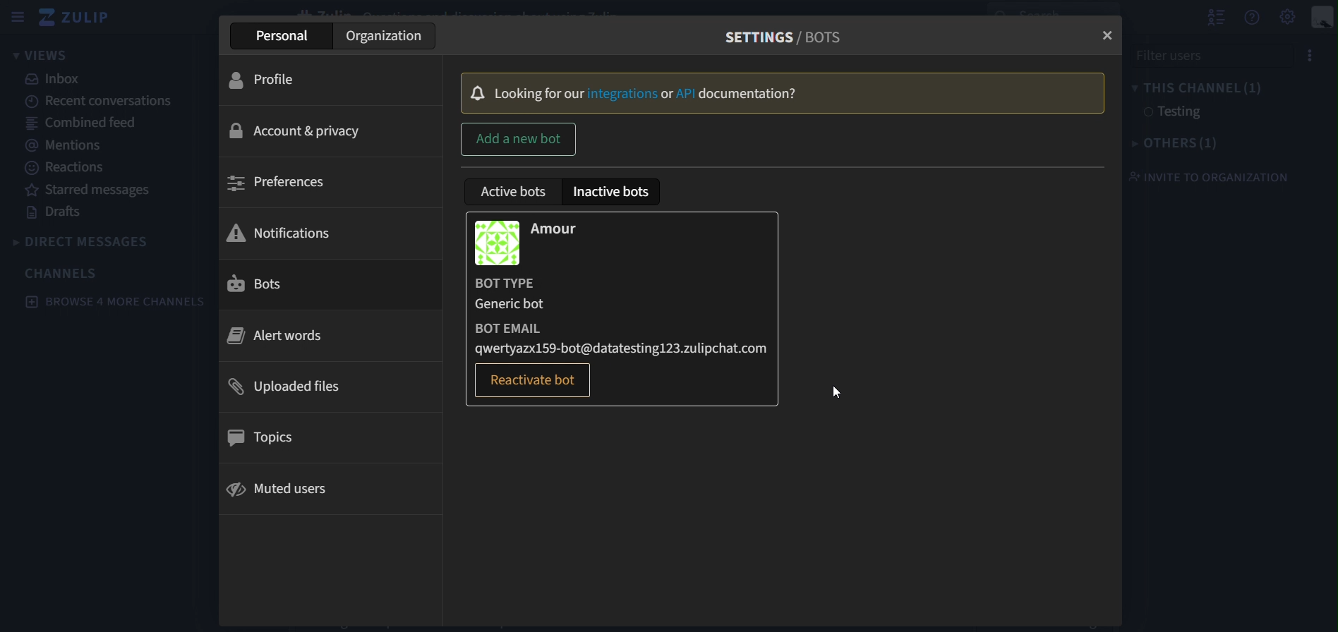 This screenshot has width=1338, height=632. What do you see at coordinates (56, 79) in the screenshot?
I see `inbox` at bounding box center [56, 79].